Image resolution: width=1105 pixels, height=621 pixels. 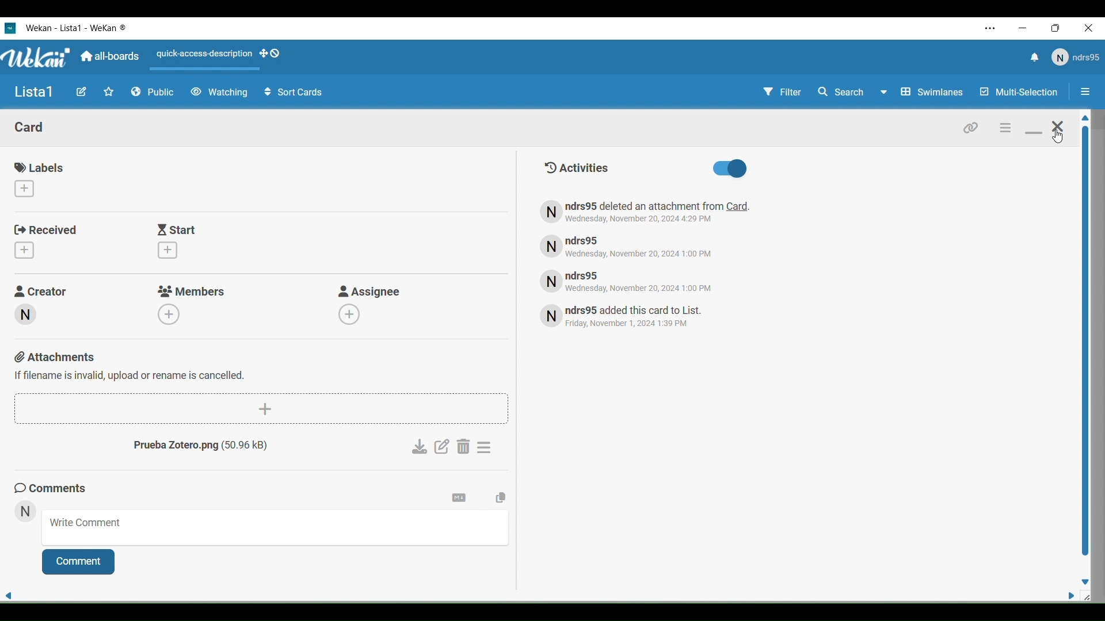 I want to click on Watching, so click(x=219, y=93).